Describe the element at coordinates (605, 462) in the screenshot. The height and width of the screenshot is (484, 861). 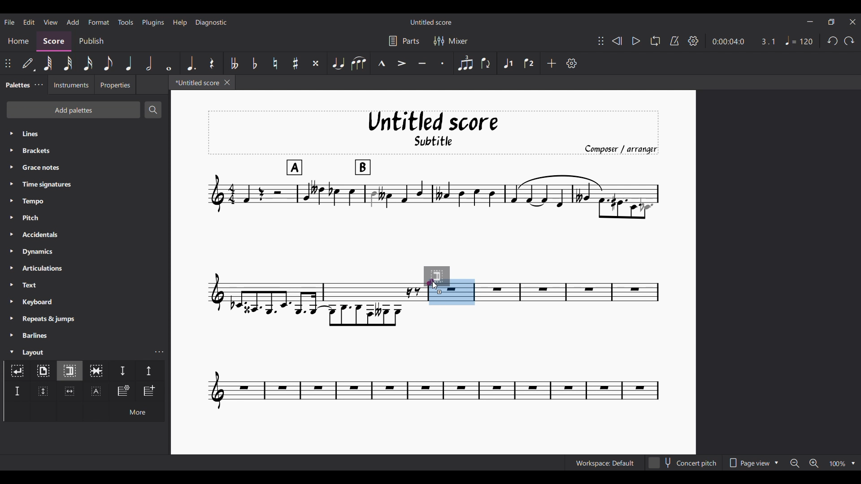
I see `Workspace: Default` at that location.